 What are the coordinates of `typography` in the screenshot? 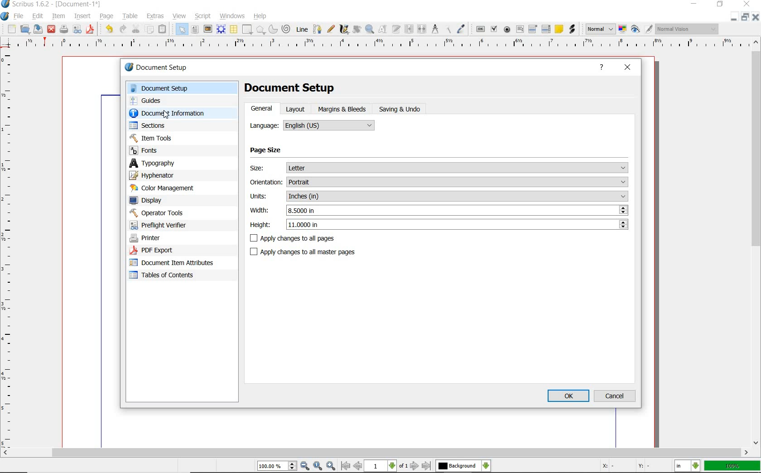 It's located at (165, 163).